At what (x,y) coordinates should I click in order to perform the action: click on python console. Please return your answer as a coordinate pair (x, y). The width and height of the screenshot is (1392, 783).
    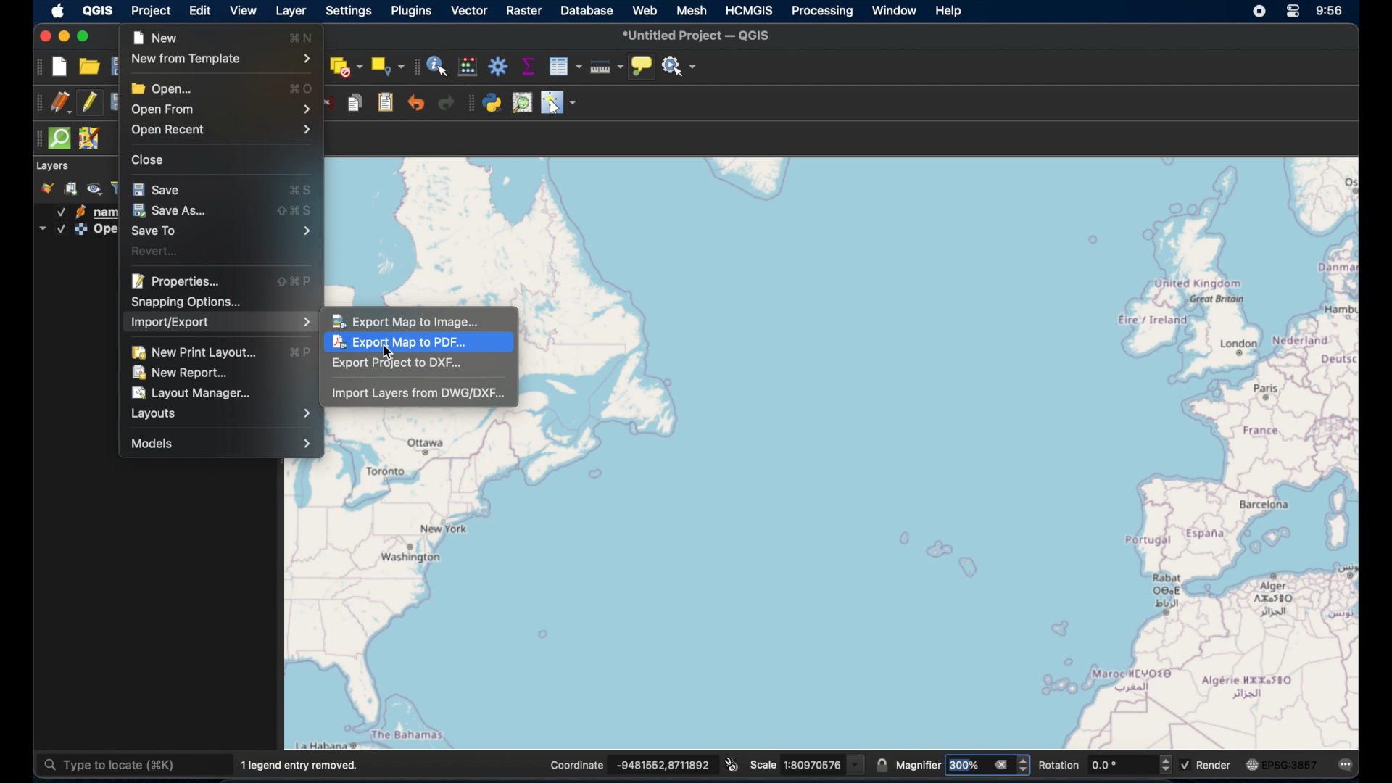
    Looking at the image, I should click on (492, 104).